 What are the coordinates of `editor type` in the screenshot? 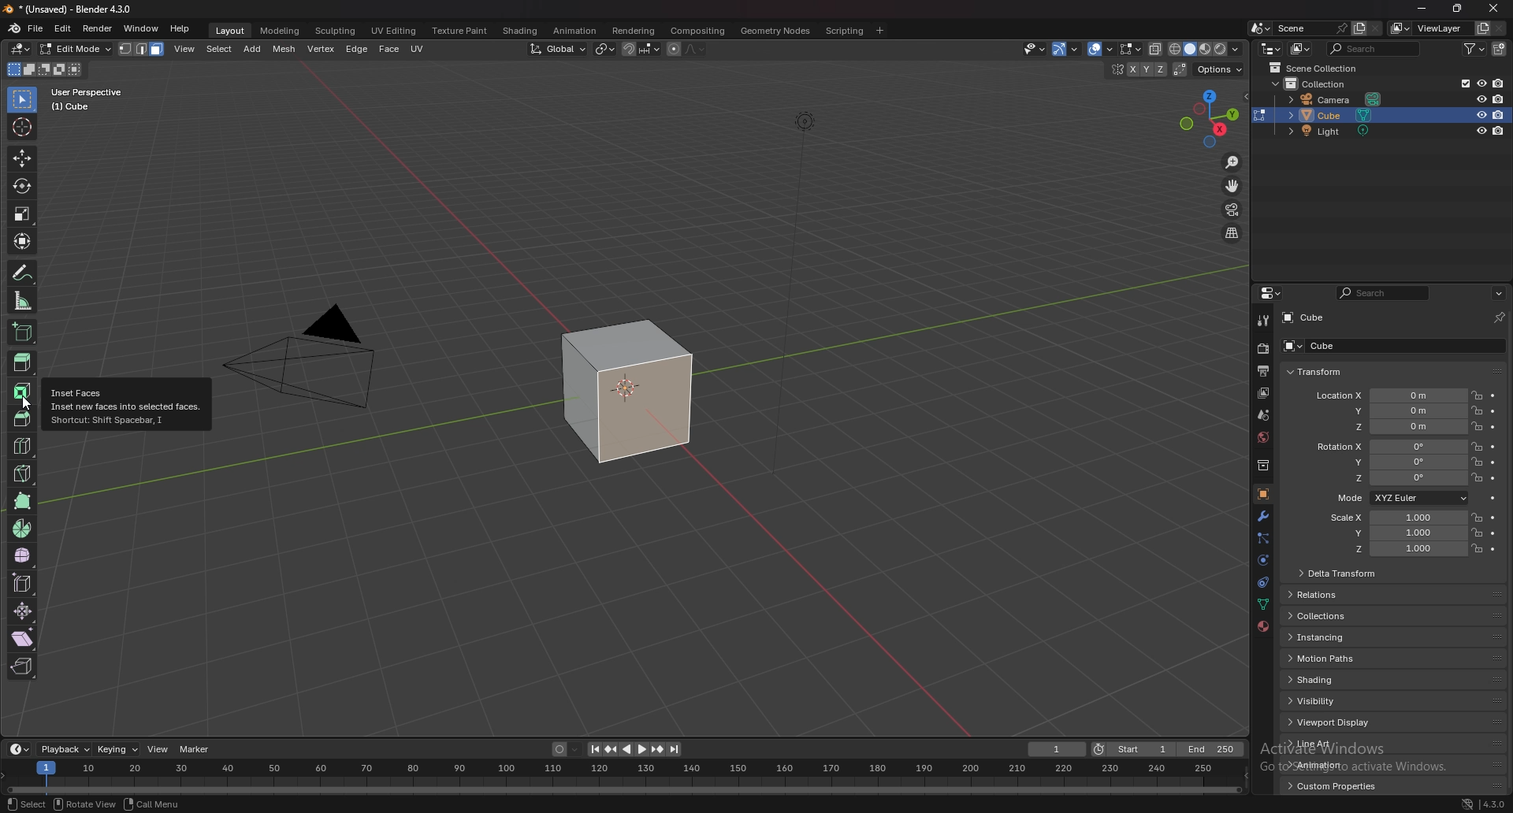 It's located at (22, 49).